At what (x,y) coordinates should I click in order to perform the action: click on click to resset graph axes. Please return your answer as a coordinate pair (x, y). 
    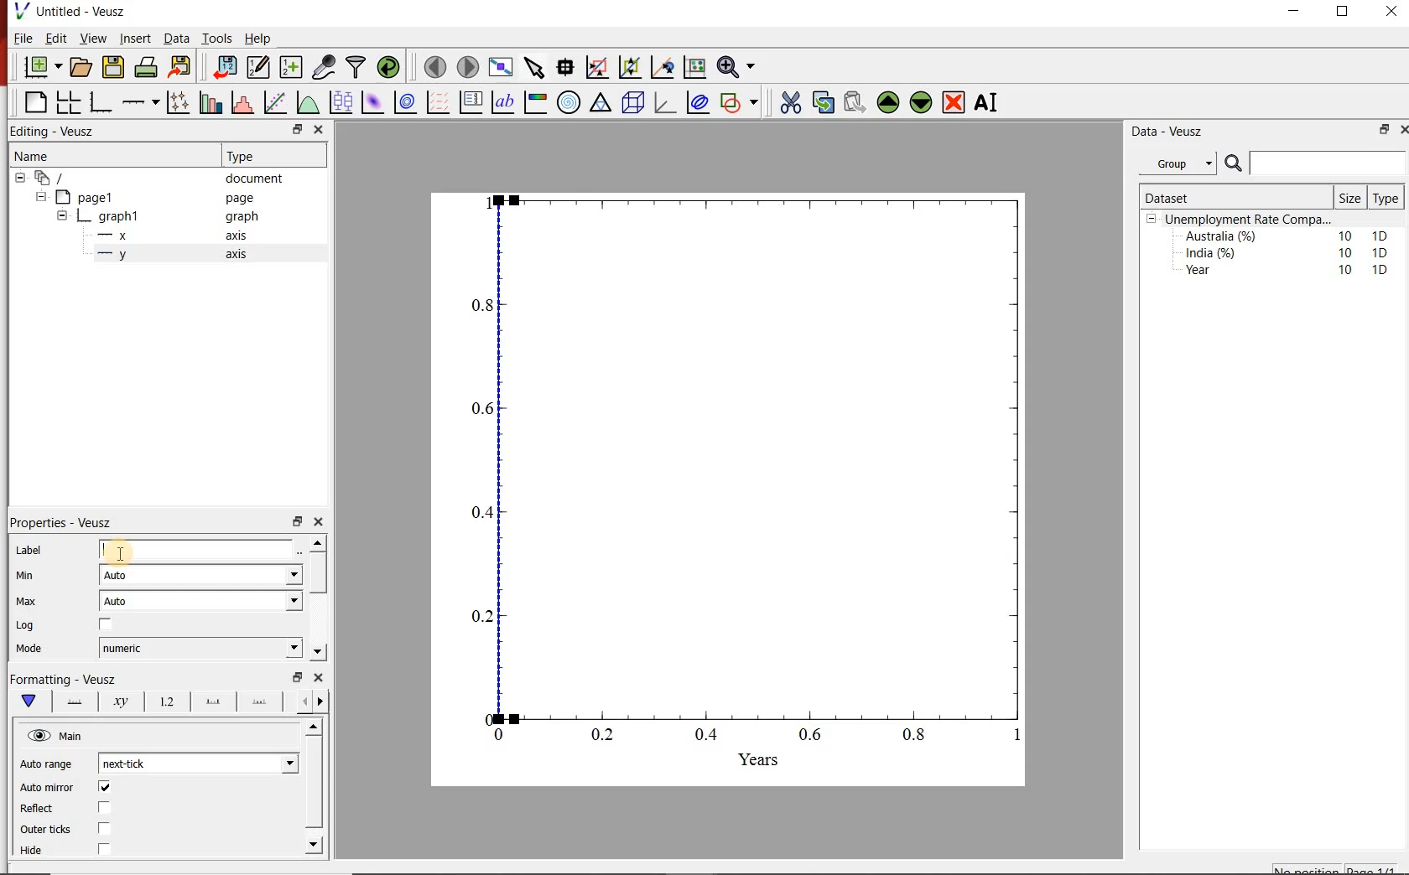
    Looking at the image, I should click on (695, 65).